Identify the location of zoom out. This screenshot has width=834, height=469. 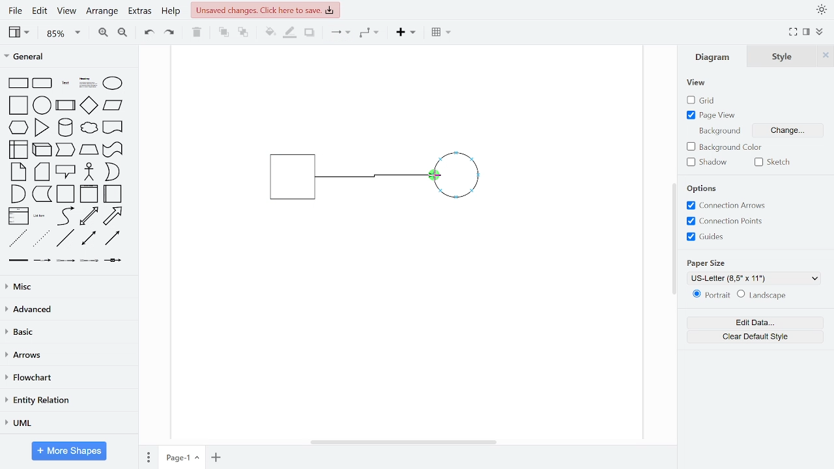
(122, 32).